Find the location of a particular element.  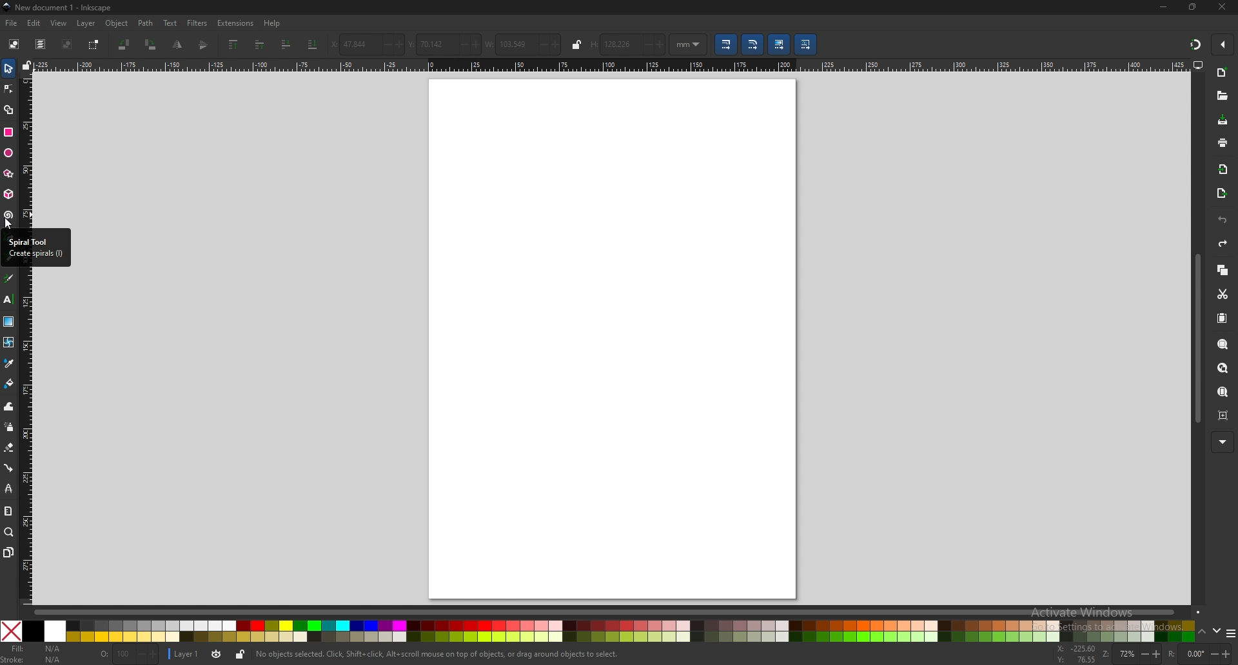

view is located at coordinates (59, 24).